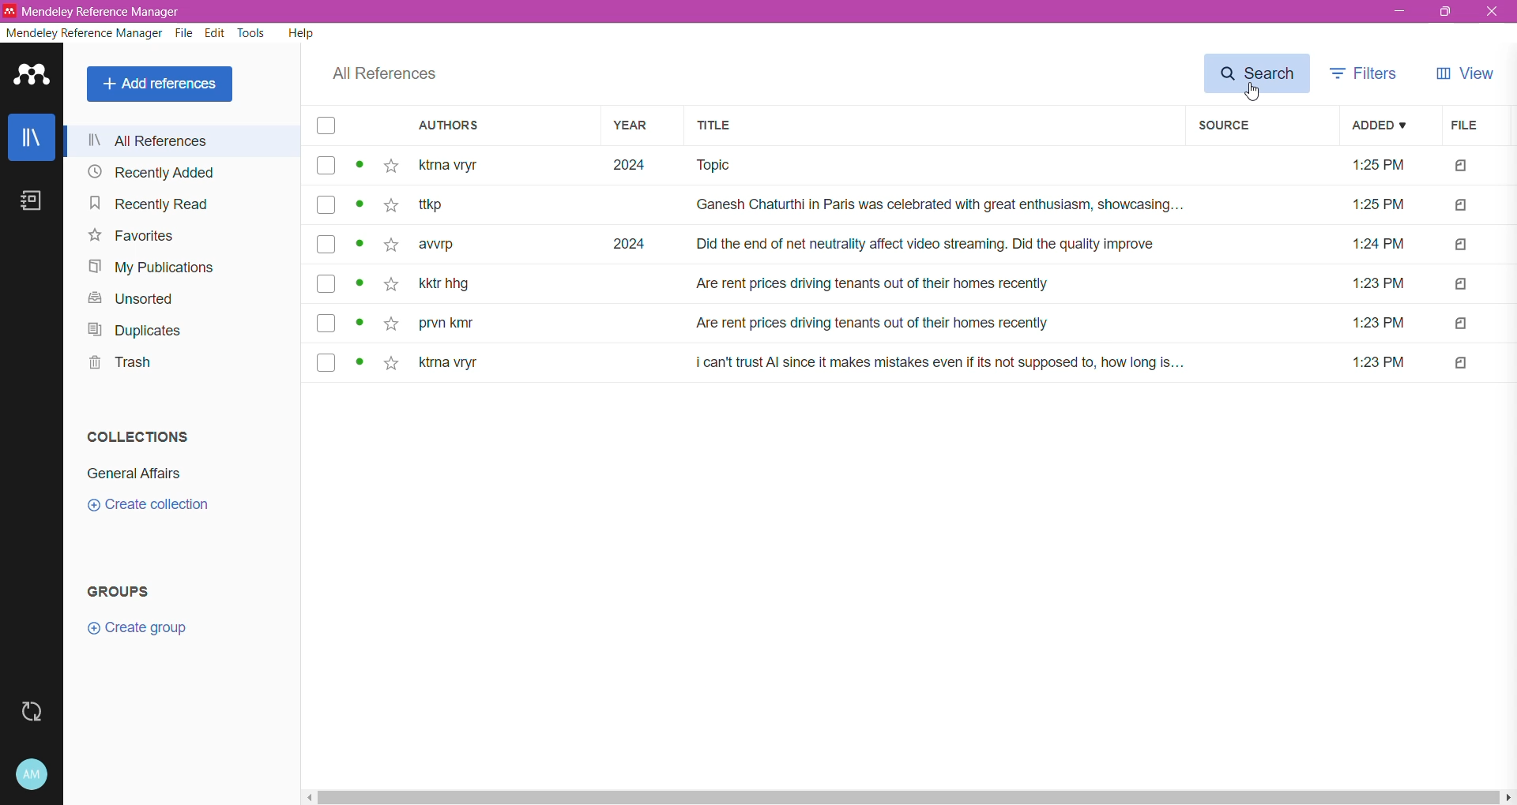 The height and width of the screenshot is (805, 1517). Describe the element at coordinates (1462, 245) in the screenshot. I see `file type` at that location.